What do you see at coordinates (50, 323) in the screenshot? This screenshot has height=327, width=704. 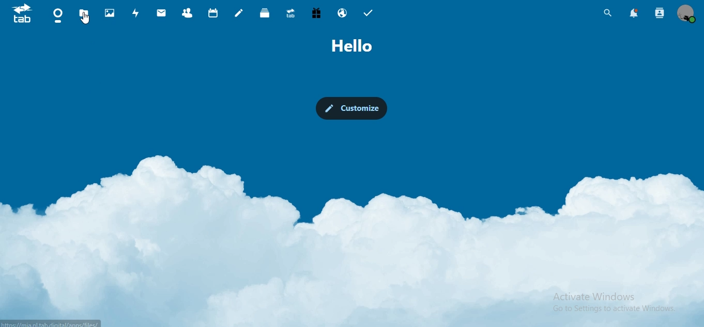 I see `link` at bounding box center [50, 323].